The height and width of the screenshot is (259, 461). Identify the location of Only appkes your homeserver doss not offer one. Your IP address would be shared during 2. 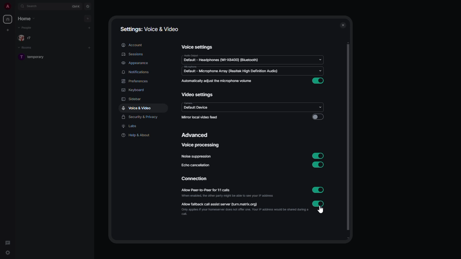
(240, 212).